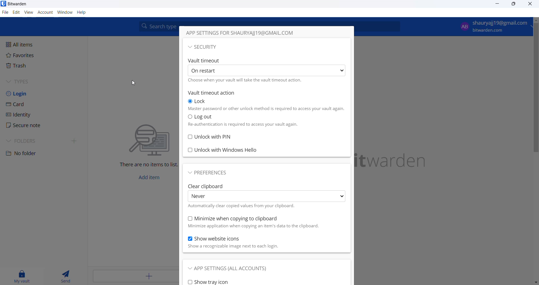 The height and width of the screenshot is (285, 539). I want to click on vault timeout , so click(205, 60).